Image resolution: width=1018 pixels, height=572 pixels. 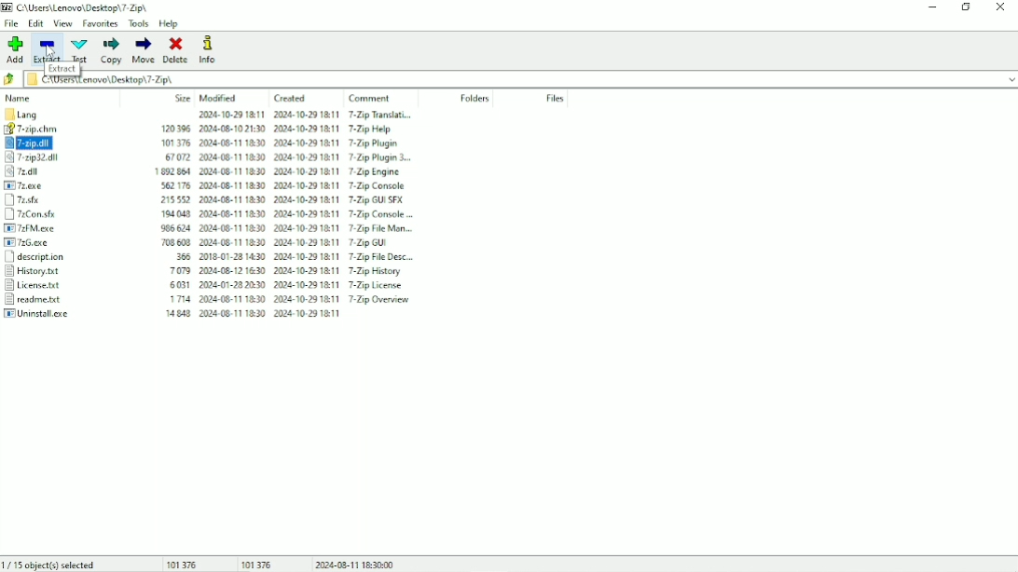 I want to click on Help, so click(x=170, y=24).